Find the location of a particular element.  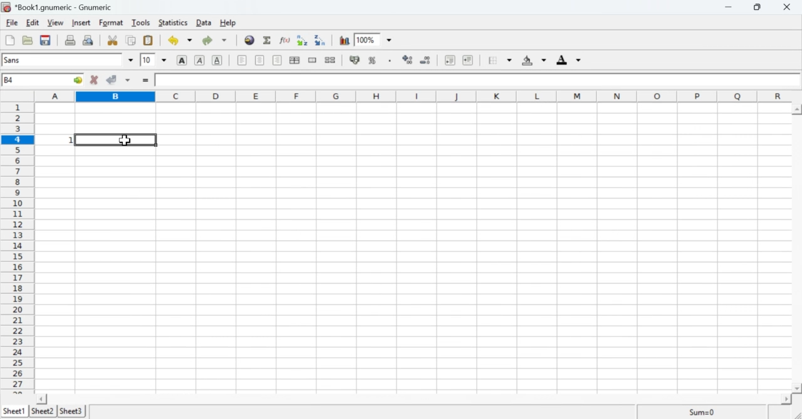

Cancel change is located at coordinates (93, 81).